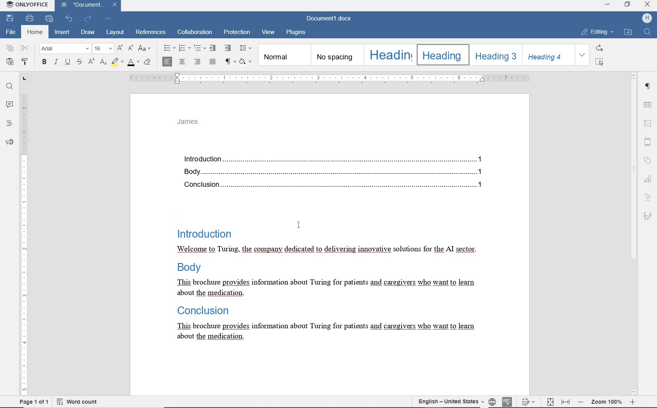 The width and height of the screenshot is (657, 408). Describe the element at coordinates (646, 4) in the screenshot. I see `CLOSE` at that location.